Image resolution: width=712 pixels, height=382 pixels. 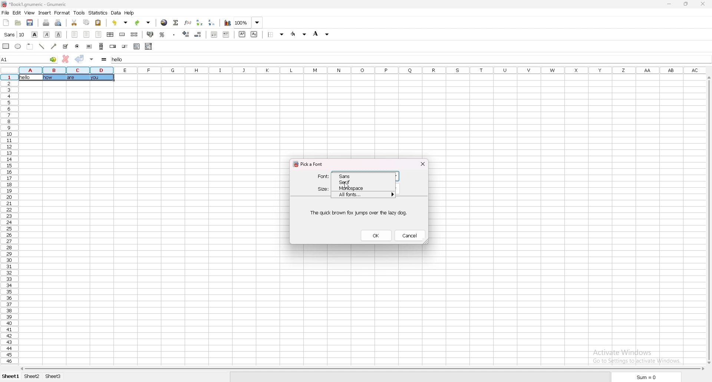 What do you see at coordinates (213, 23) in the screenshot?
I see `sort descending` at bounding box center [213, 23].